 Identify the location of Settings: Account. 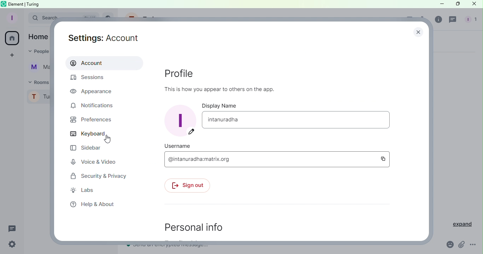
(108, 38).